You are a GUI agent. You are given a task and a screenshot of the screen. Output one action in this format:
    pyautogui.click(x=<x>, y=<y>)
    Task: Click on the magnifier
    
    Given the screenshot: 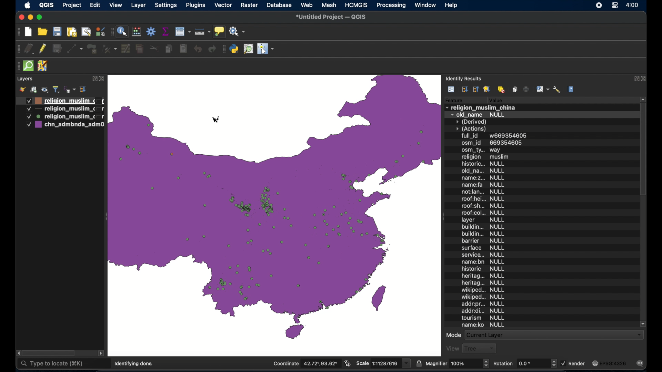 What is the action you would take?
    pyautogui.click(x=457, y=364)
    